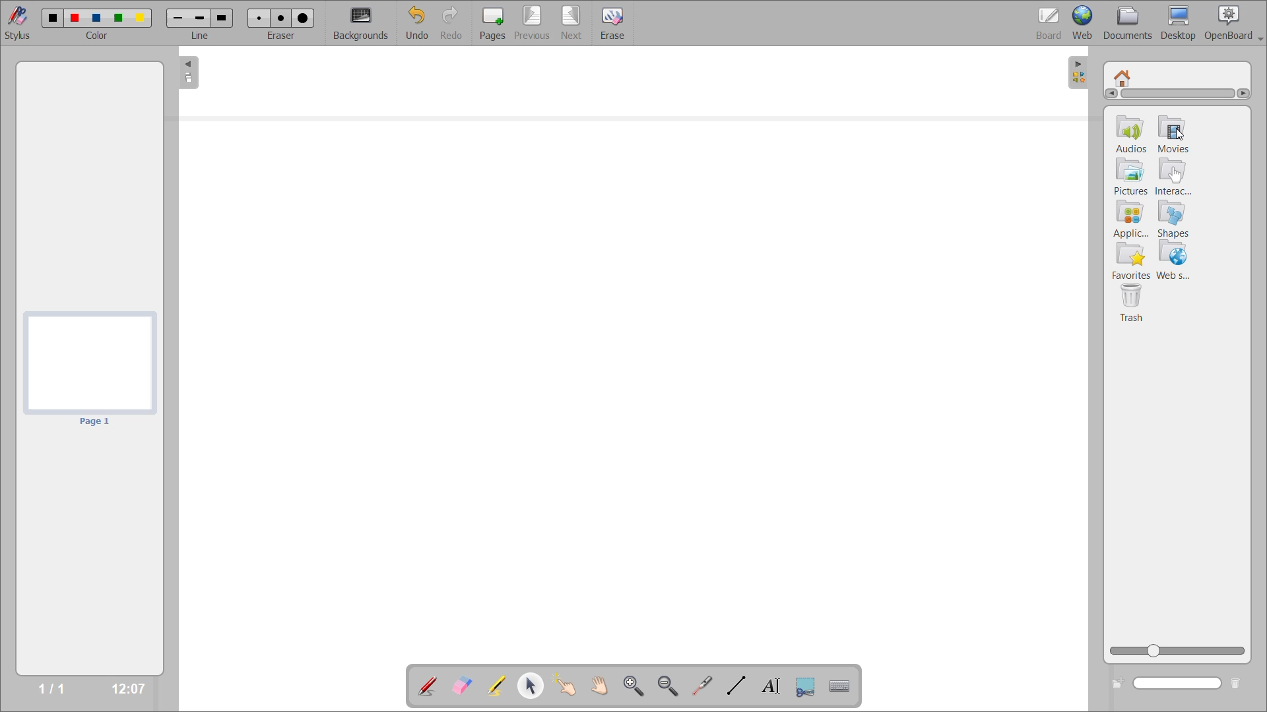  What do you see at coordinates (416, 24) in the screenshot?
I see `undo` at bounding box center [416, 24].